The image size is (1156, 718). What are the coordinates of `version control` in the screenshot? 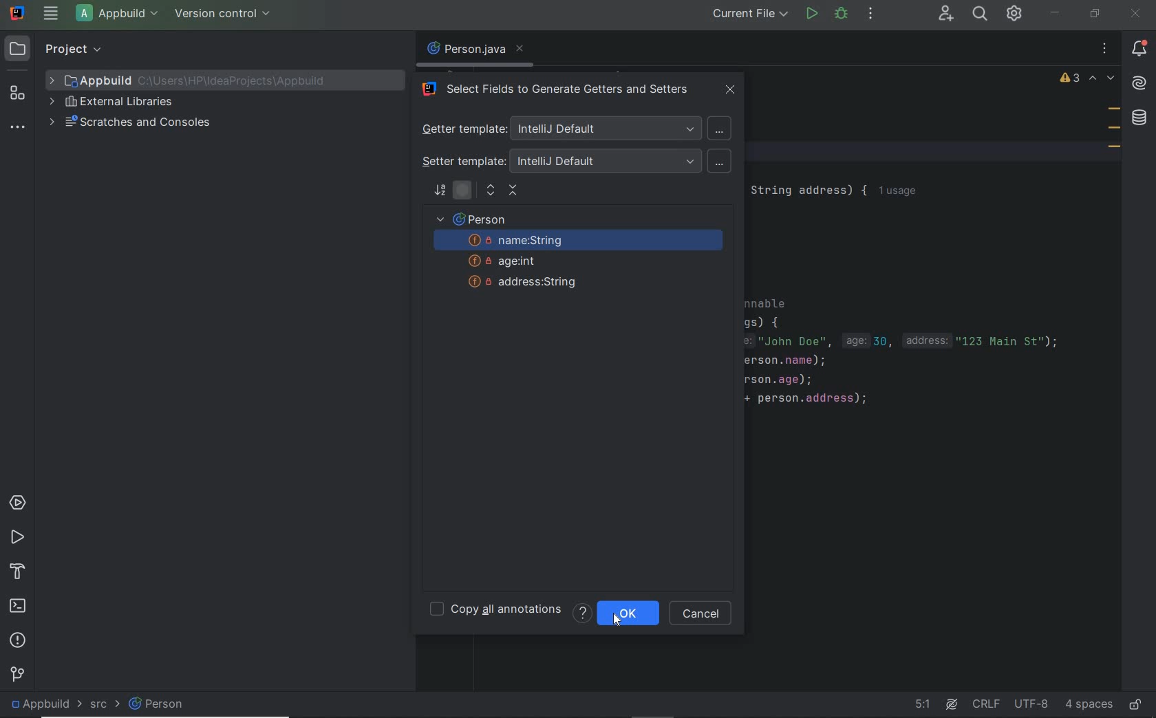 It's located at (18, 673).